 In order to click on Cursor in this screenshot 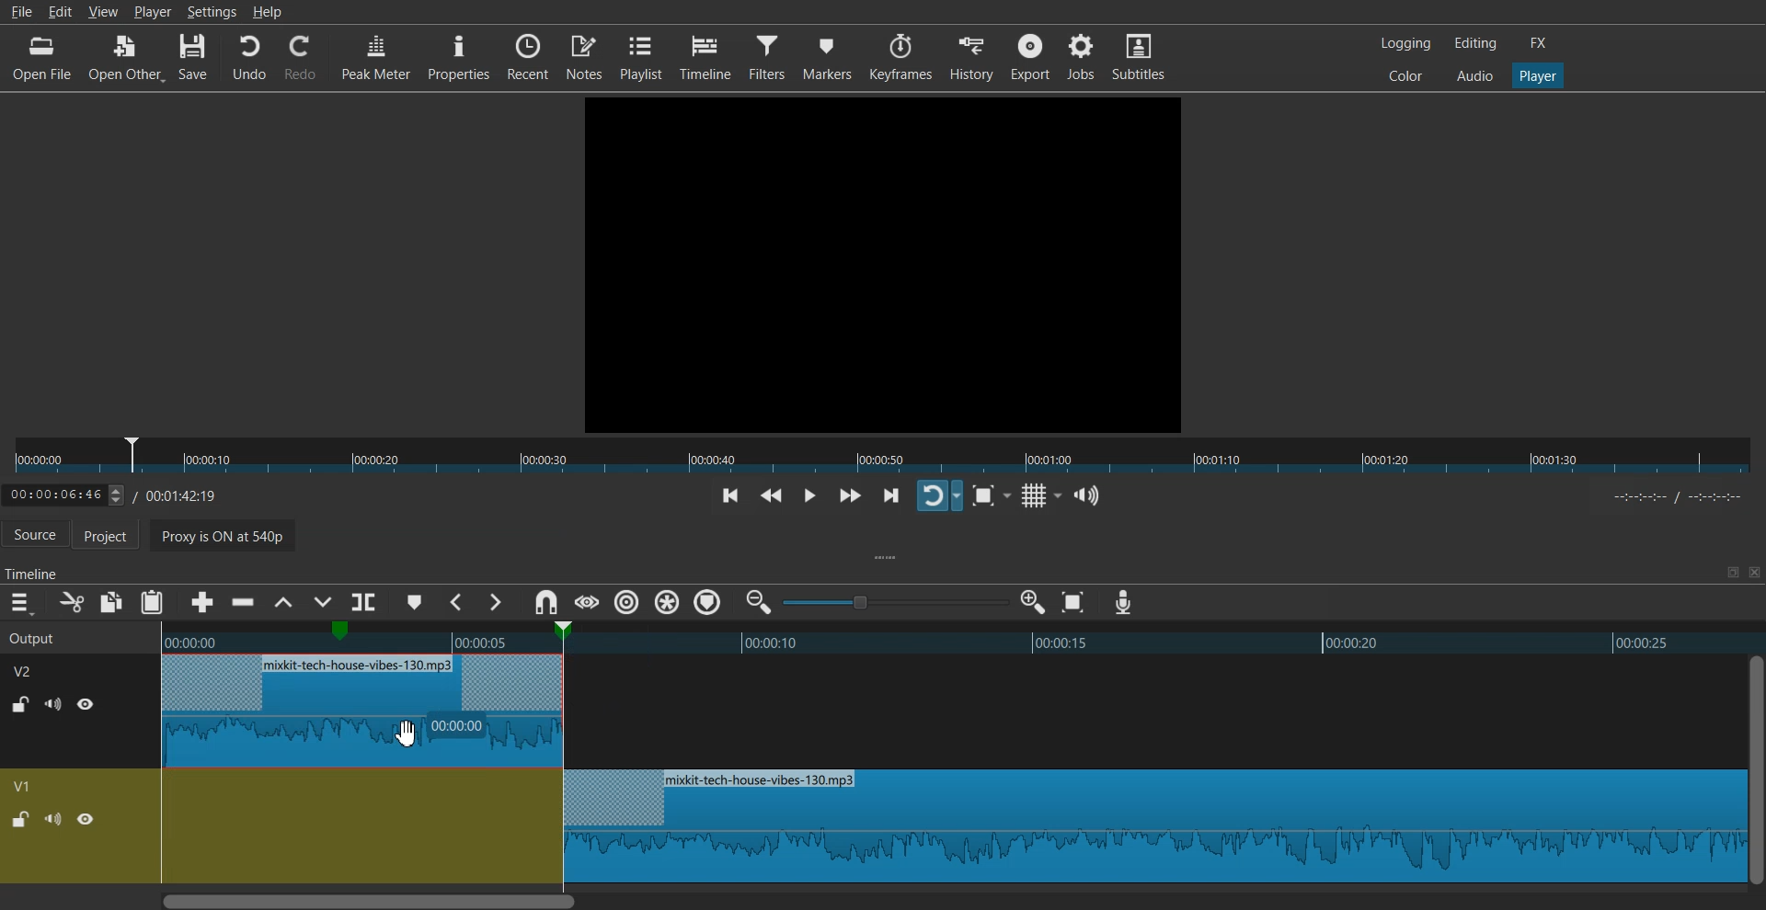, I will do `click(409, 733)`.